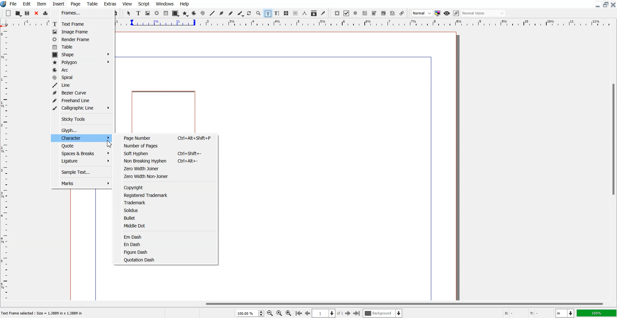 Image resolution: width=617 pixels, height=318 pixels. What do you see at coordinates (157, 13) in the screenshot?
I see `Render frame` at bounding box center [157, 13].